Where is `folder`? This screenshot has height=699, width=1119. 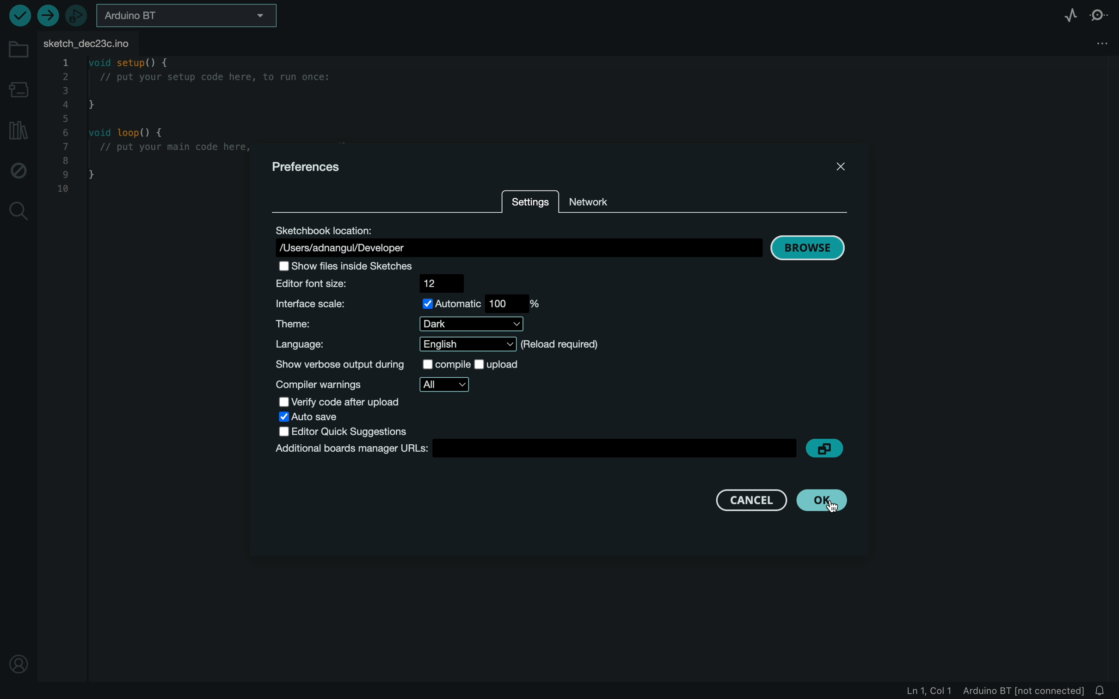 folder is located at coordinates (18, 52).